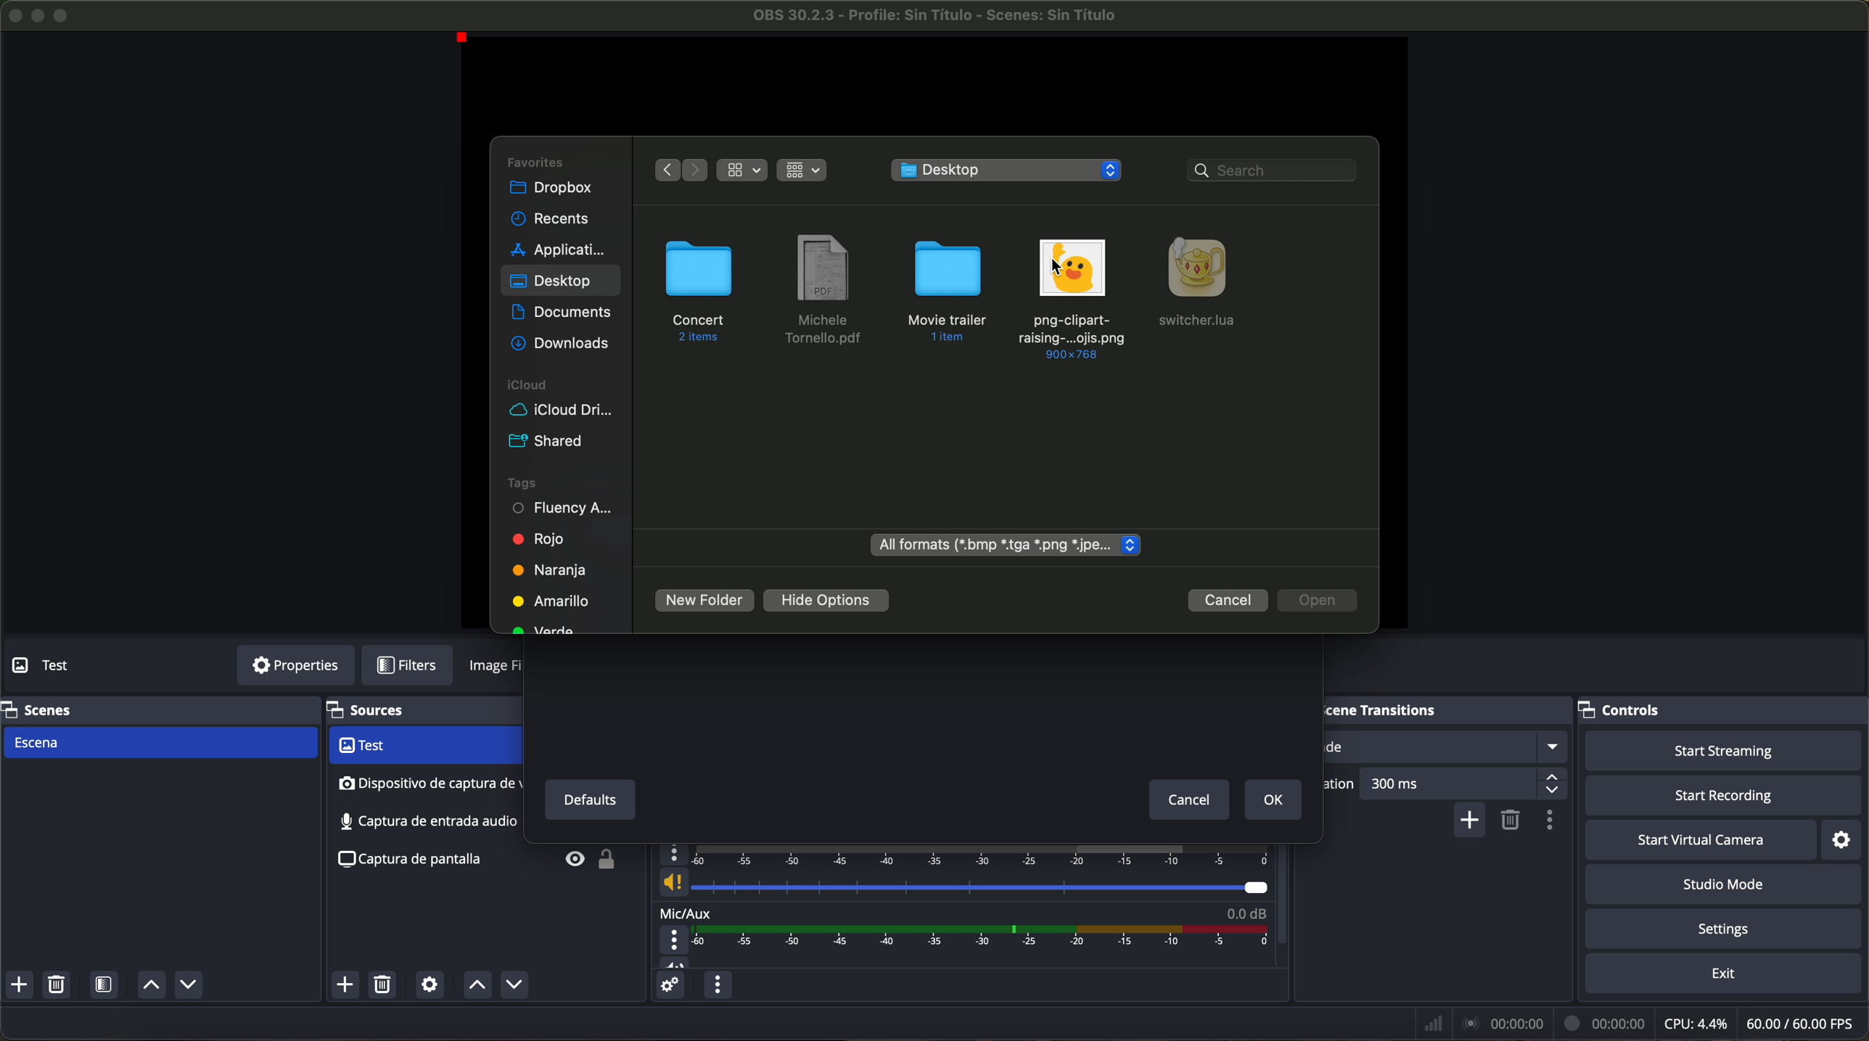  Describe the element at coordinates (1726, 797) in the screenshot. I see `start recording` at that location.